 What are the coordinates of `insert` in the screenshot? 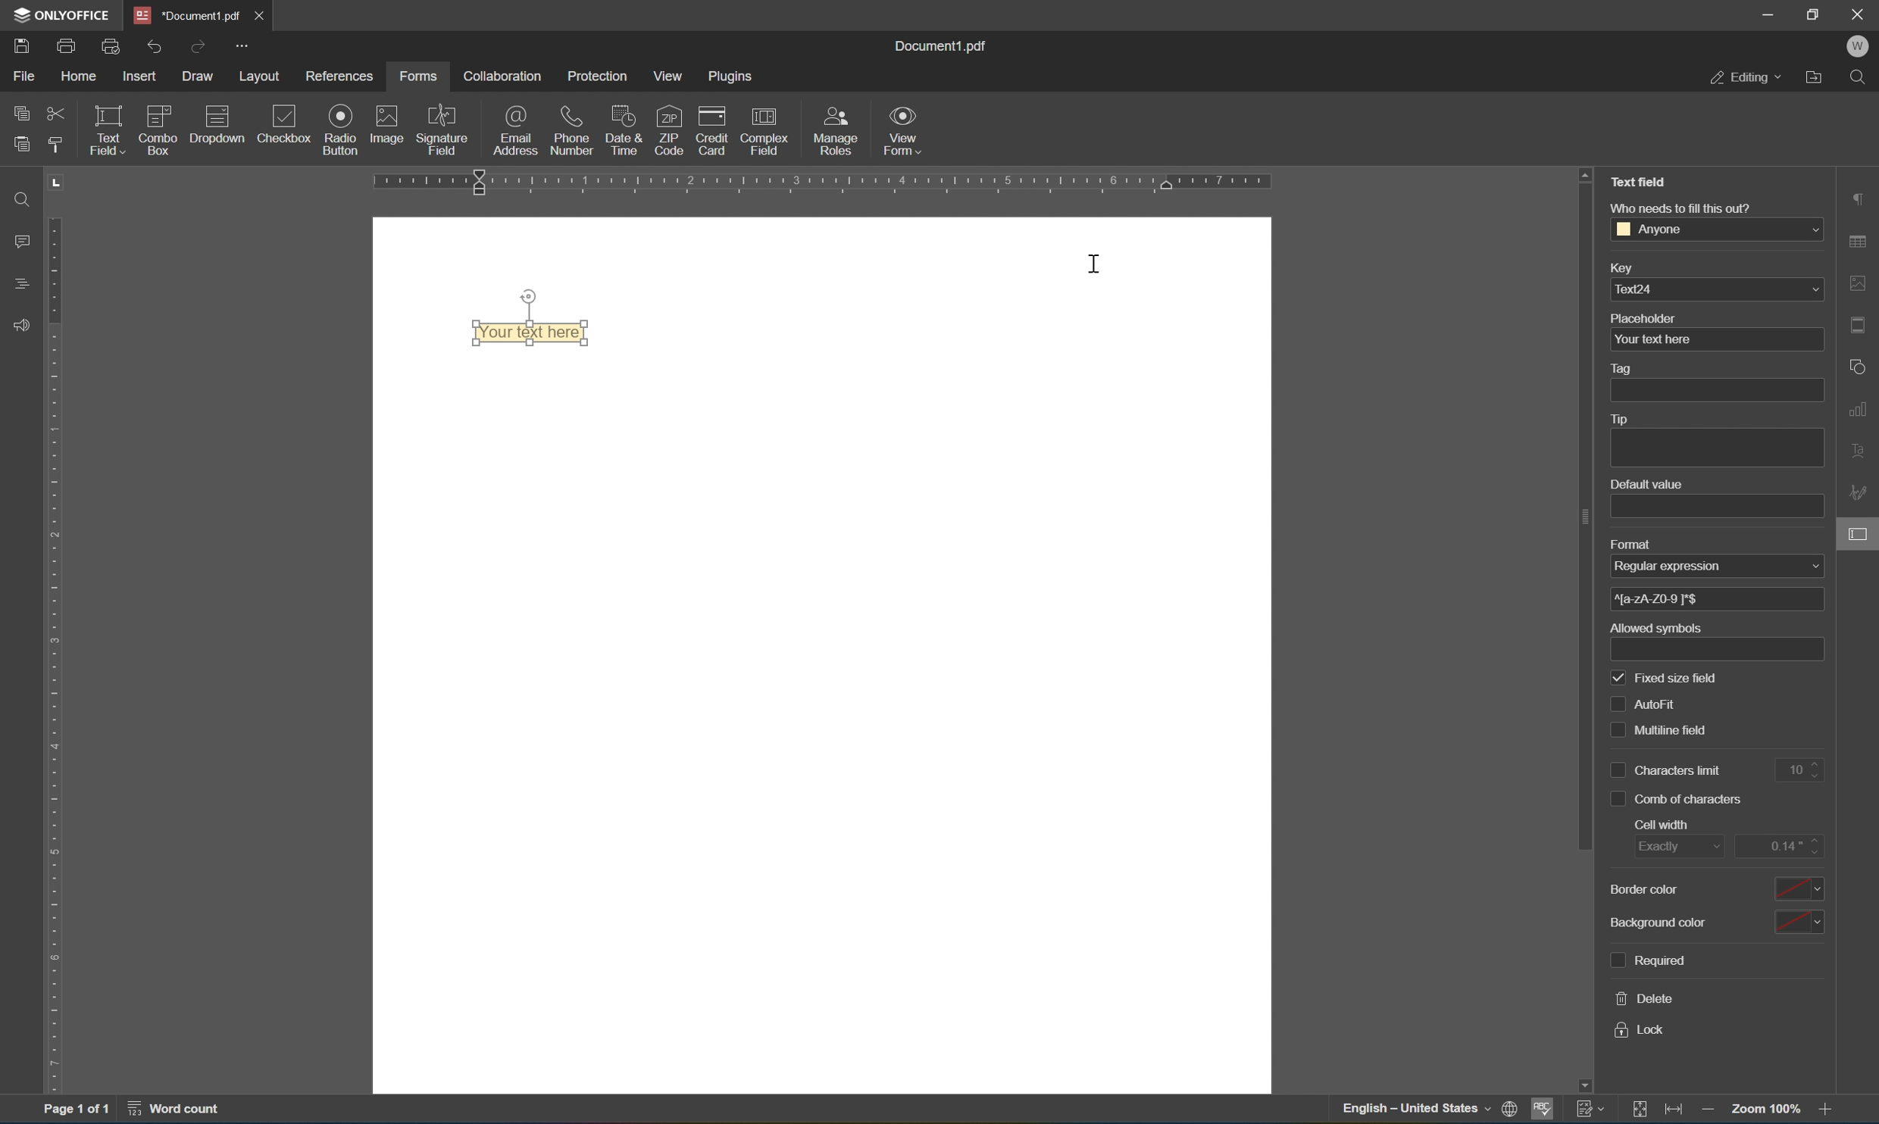 It's located at (142, 78).